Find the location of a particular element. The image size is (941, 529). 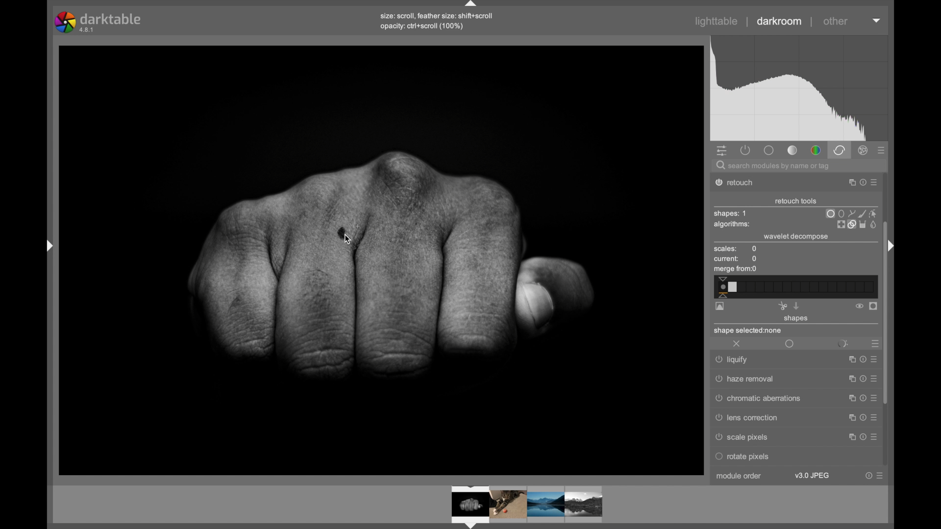

color is located at coordinates (816, 151).